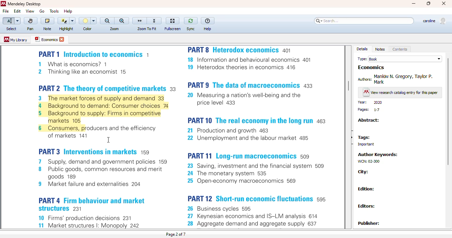 The width and height of the screenshot is (452, 238). What do you see at coordinates (362, 49) in the screenshot?
I see `details` at bounding box center [362, 49].